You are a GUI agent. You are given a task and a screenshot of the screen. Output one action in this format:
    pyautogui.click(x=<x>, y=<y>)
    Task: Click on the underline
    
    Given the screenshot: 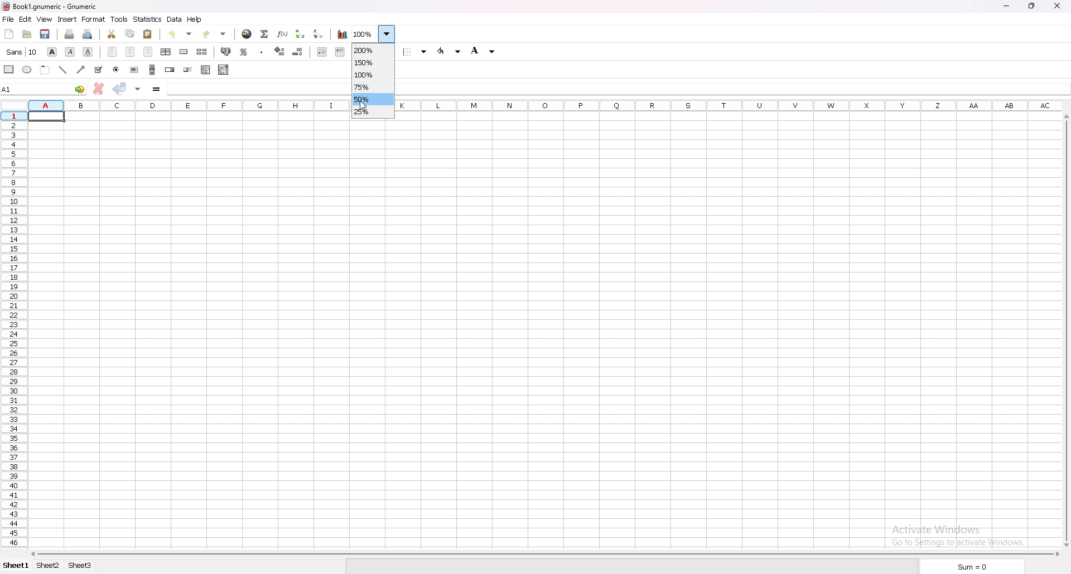 What is the action you would take?
    pyautogui.click(x=88, y=52)
    